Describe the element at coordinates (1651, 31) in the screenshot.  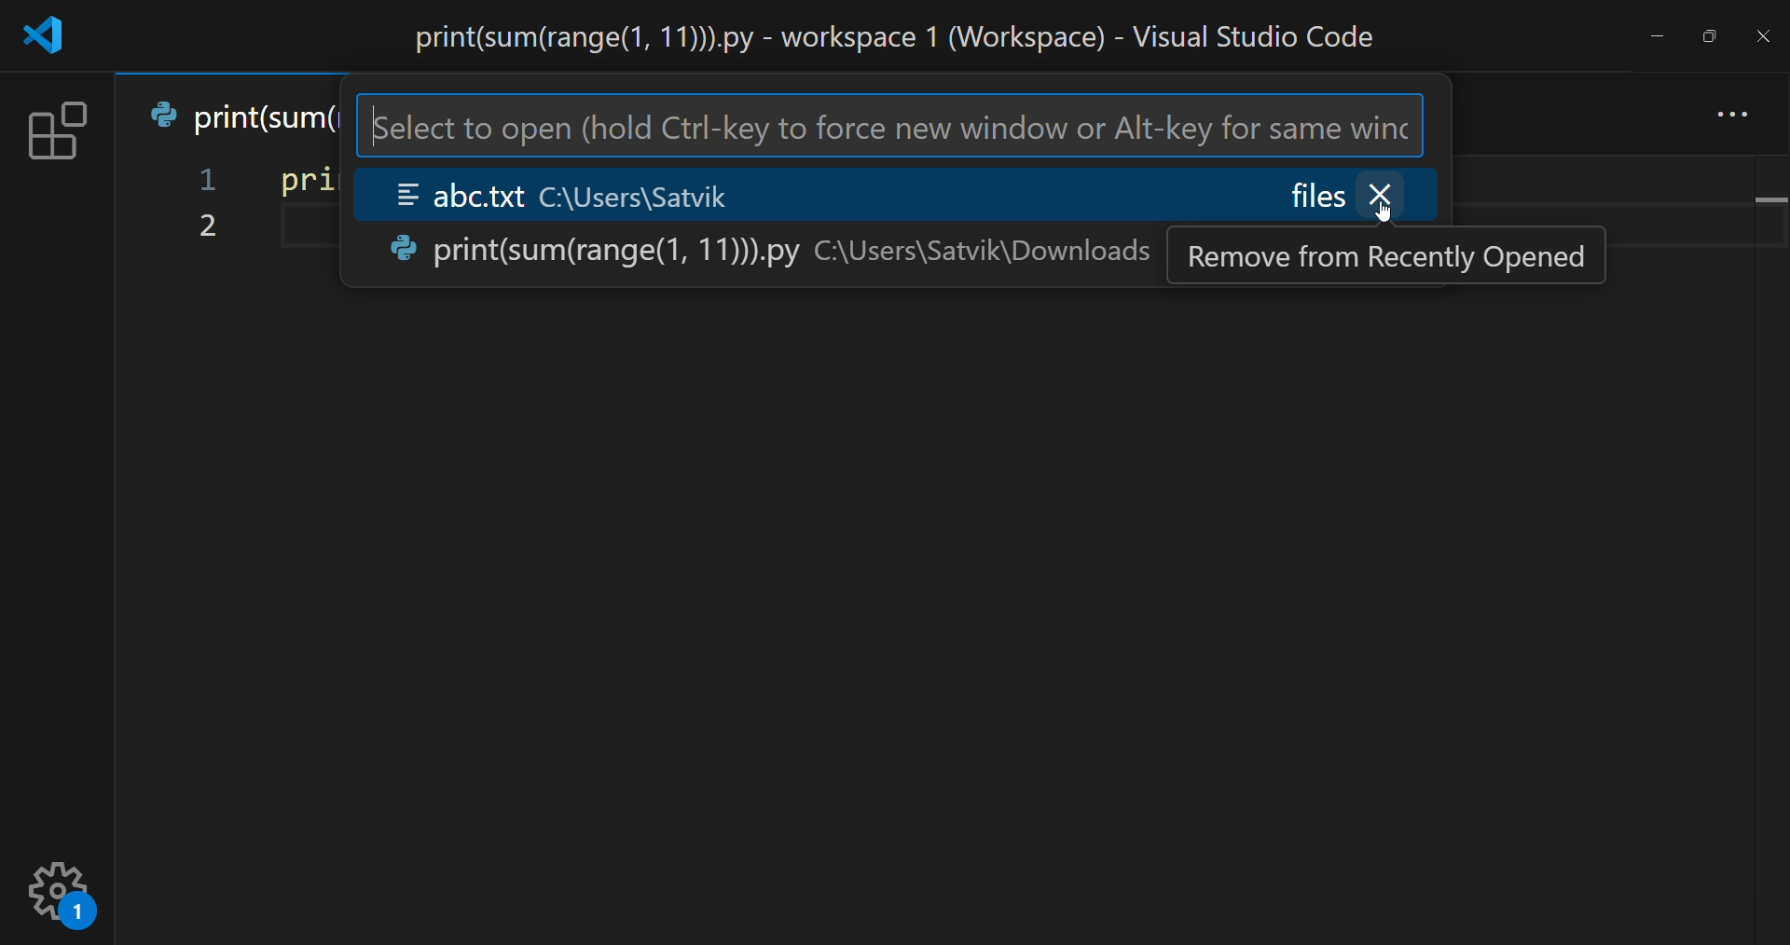
I see `minimize` at that location.